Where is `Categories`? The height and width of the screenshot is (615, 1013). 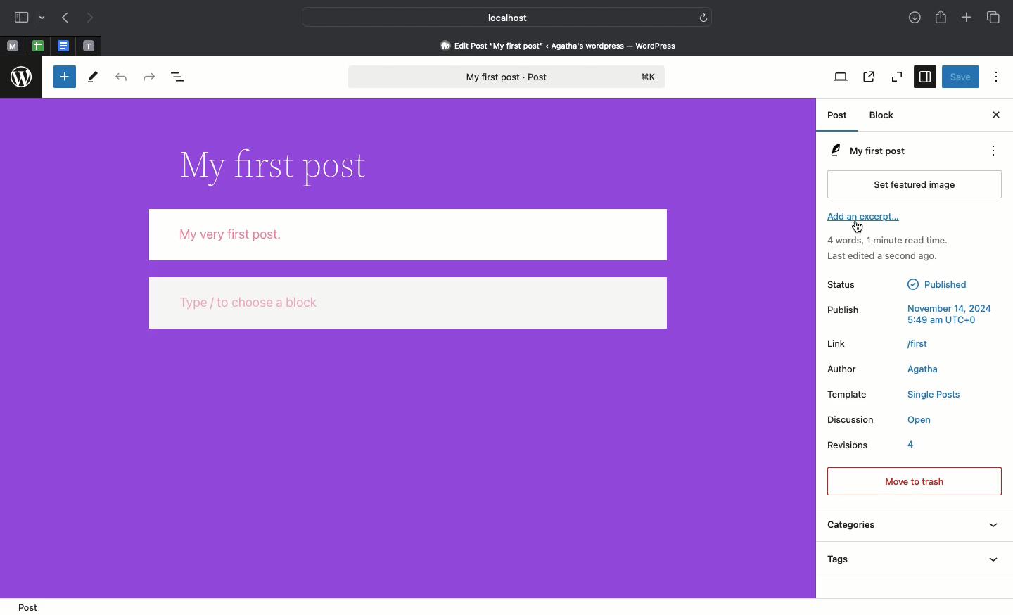
Categories is located at coordinates (911, 527).